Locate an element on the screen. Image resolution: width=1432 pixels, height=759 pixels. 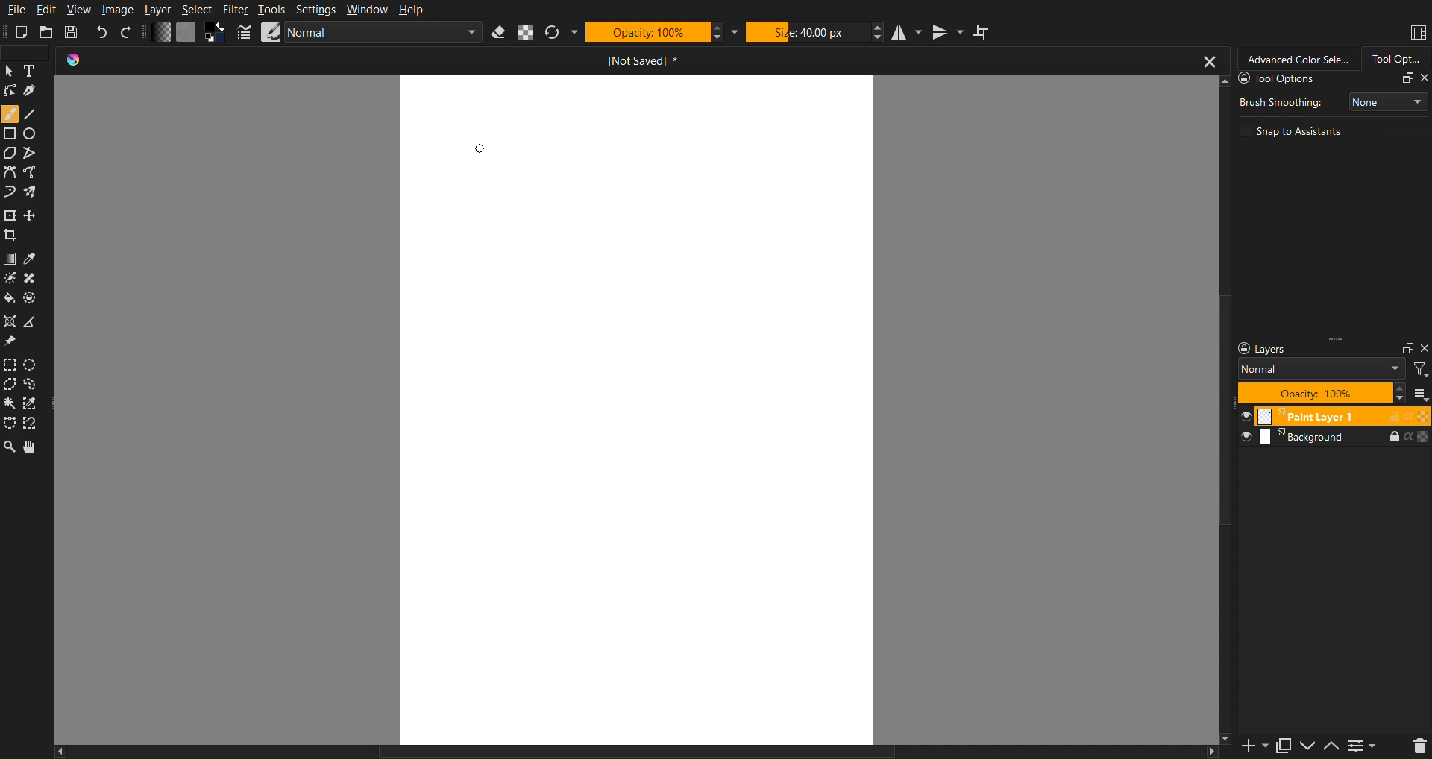
Redo is located at coordinates (128, 32).